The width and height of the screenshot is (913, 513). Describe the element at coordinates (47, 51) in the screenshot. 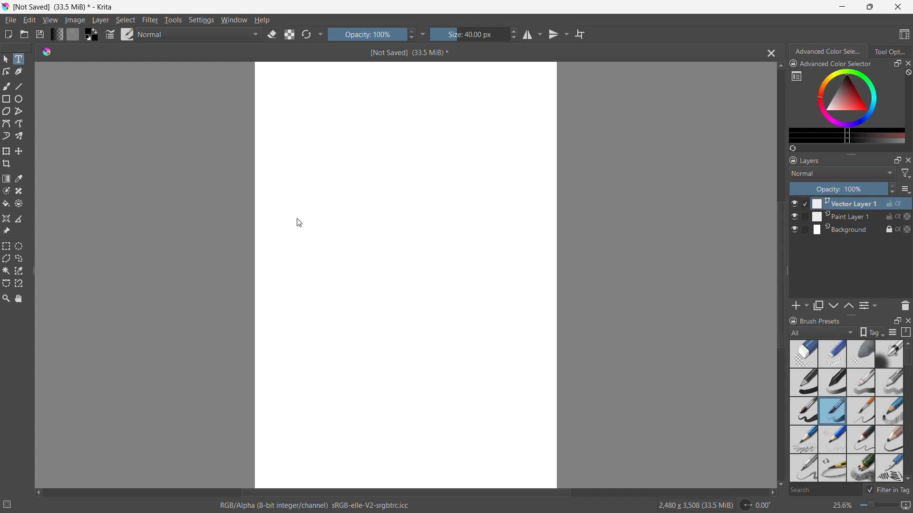

I see `logo` at that location.